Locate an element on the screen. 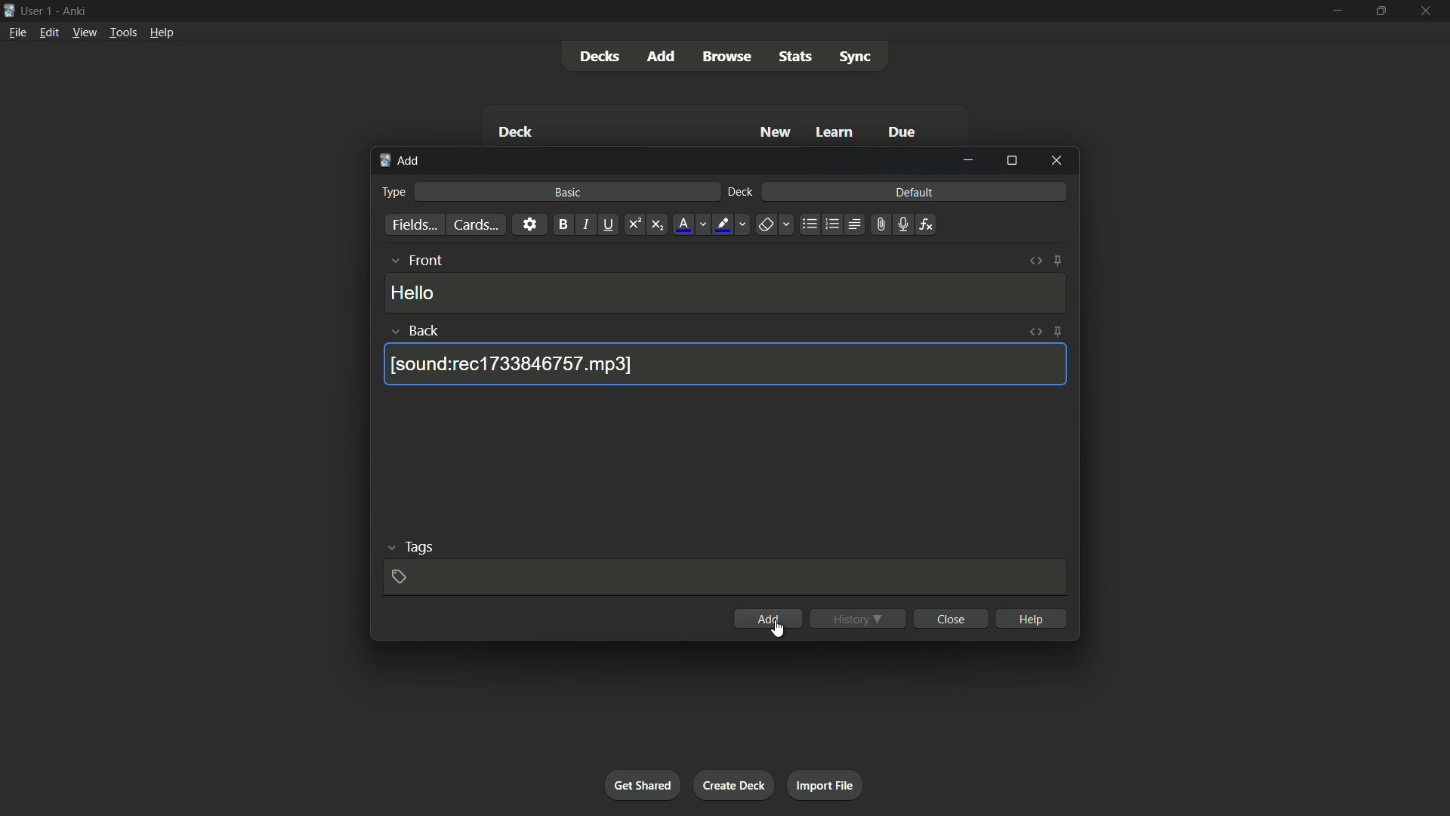  maximize is located at coordinates (1011, 162).